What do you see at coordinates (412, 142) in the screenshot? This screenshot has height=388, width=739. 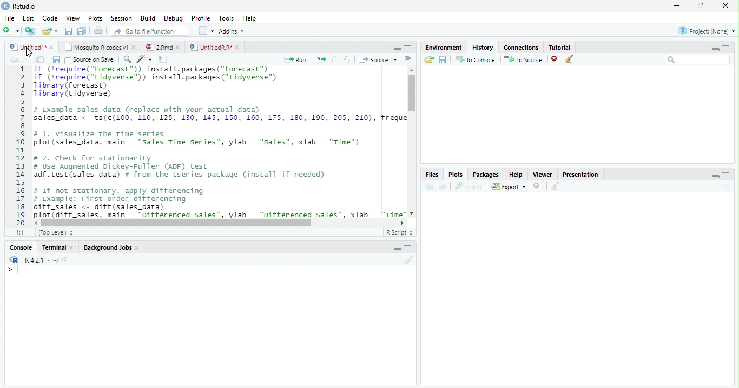 I see `Scroll` at bounding box center [412, 142].